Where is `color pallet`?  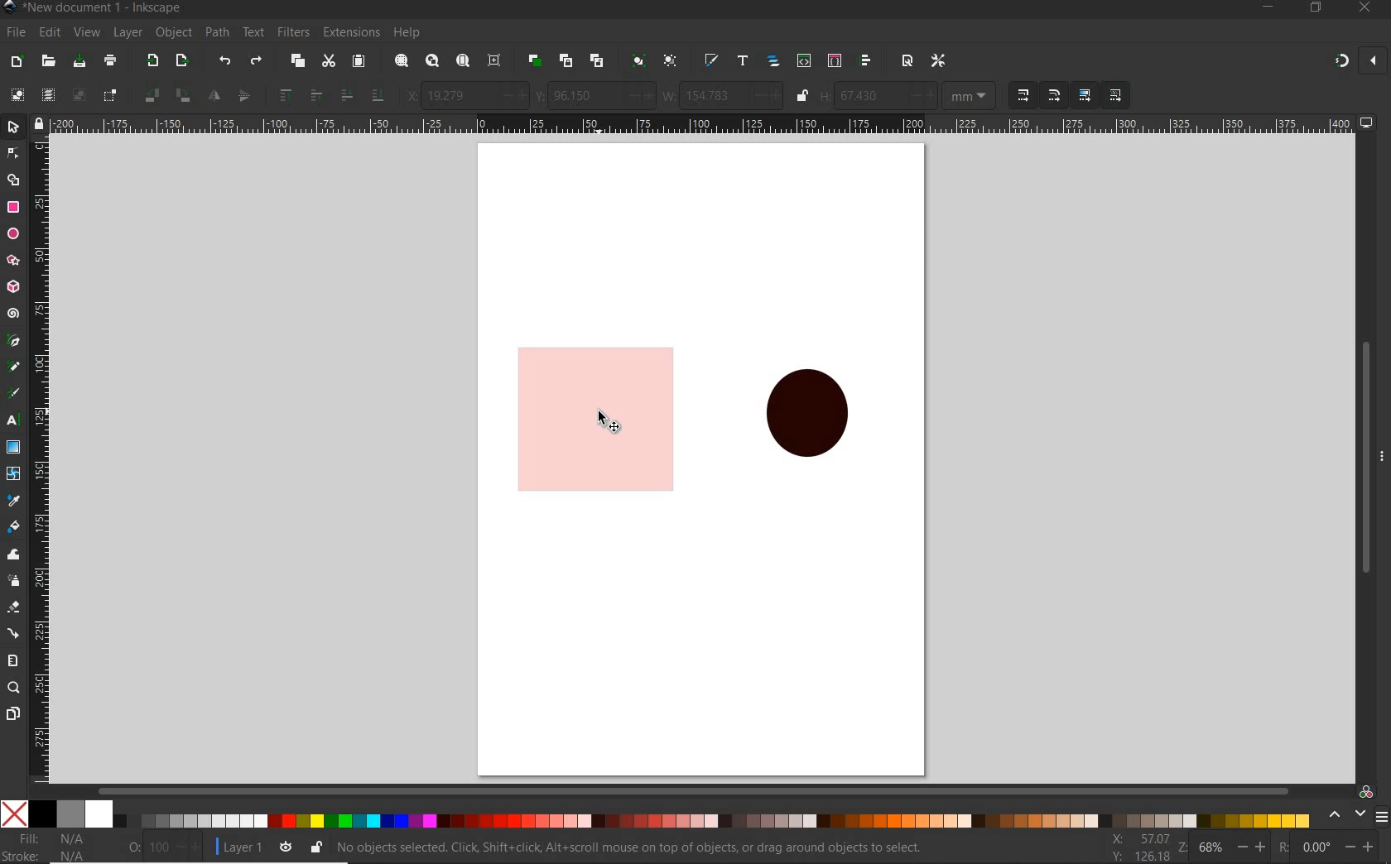 color pallet is located at coordinates (686, 814).